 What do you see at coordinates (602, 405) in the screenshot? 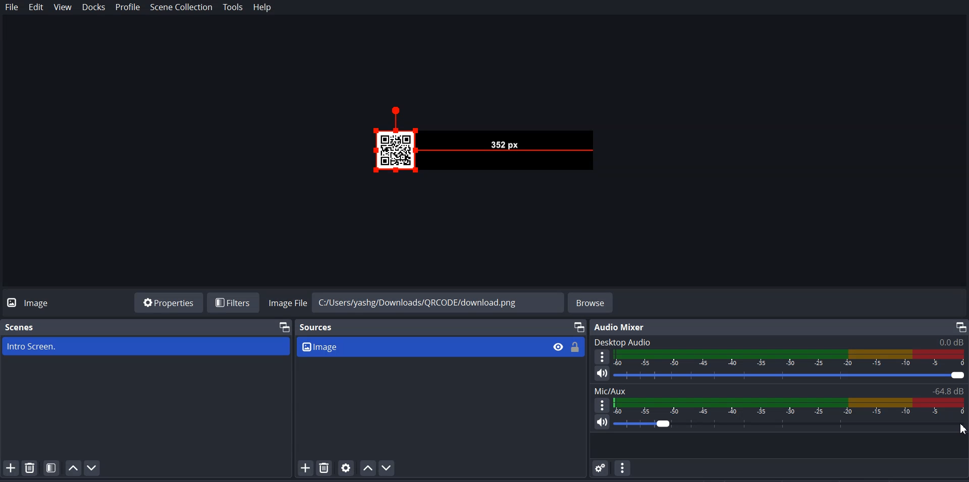
I see `More` at bounding box center [602, 405].